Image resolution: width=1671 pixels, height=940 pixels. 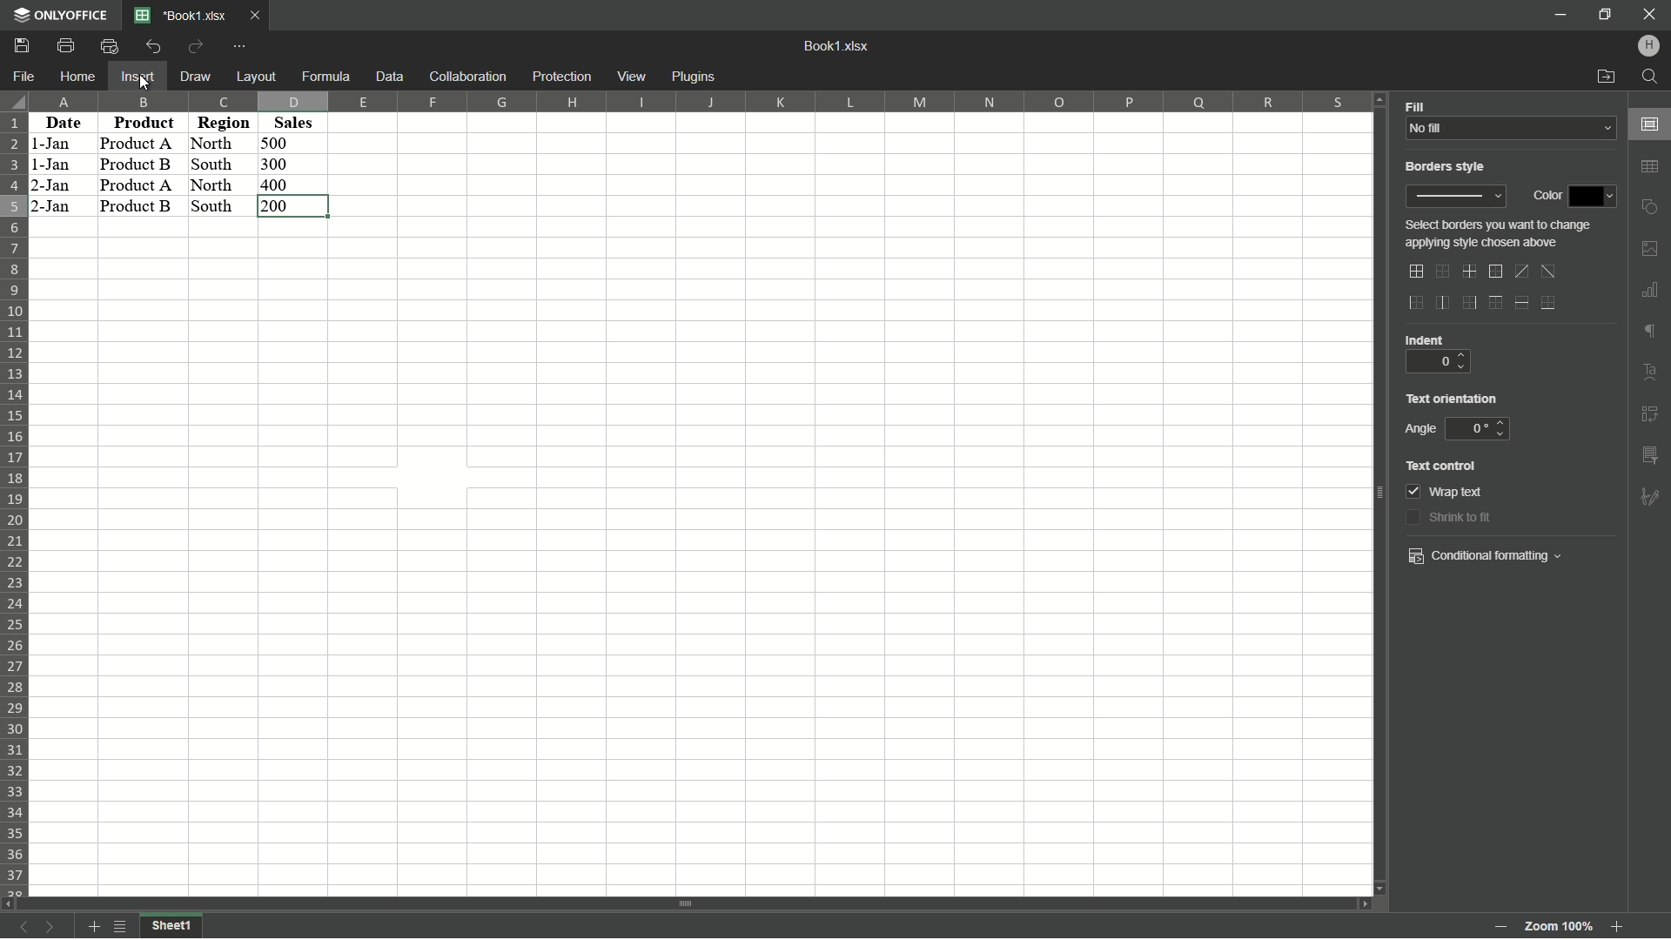 I want to click on cells, so click(x=856, y=167).